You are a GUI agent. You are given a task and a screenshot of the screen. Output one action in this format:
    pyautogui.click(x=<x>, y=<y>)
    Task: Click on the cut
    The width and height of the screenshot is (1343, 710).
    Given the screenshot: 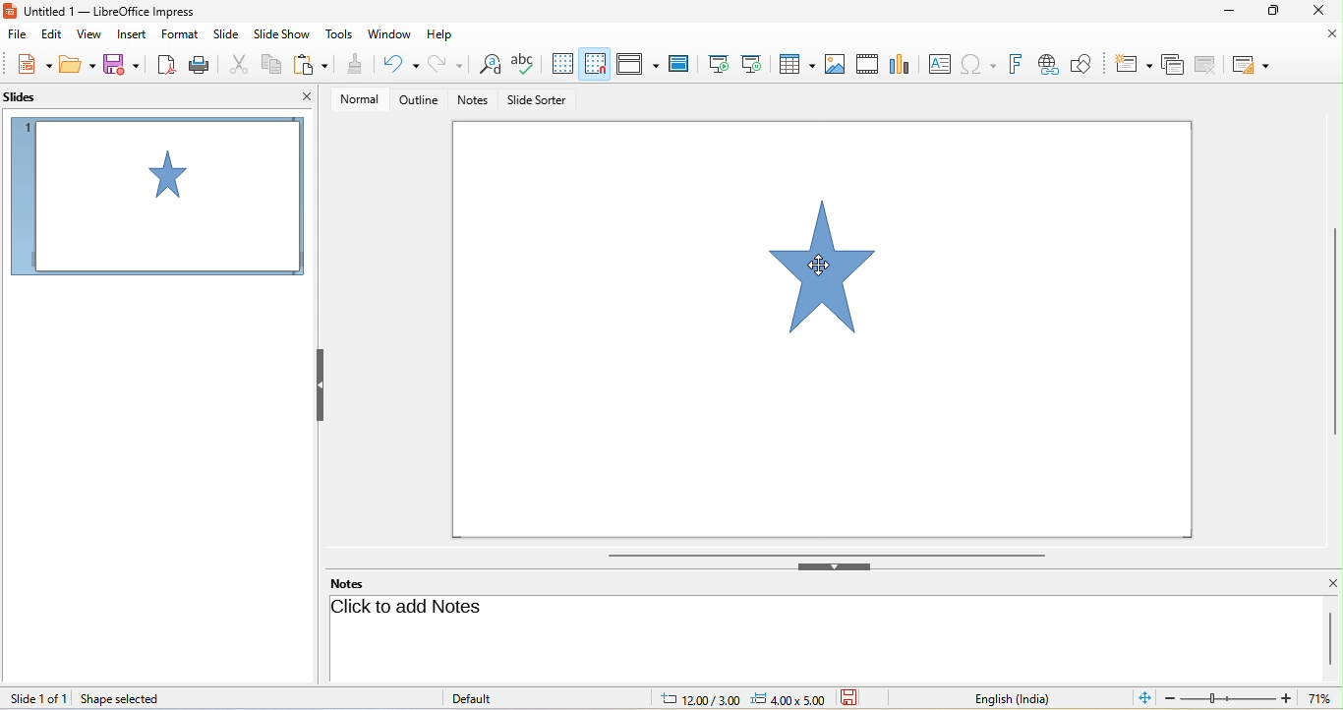 What is the action you would take?
    pyautogui.click(x=240, y=64)
    